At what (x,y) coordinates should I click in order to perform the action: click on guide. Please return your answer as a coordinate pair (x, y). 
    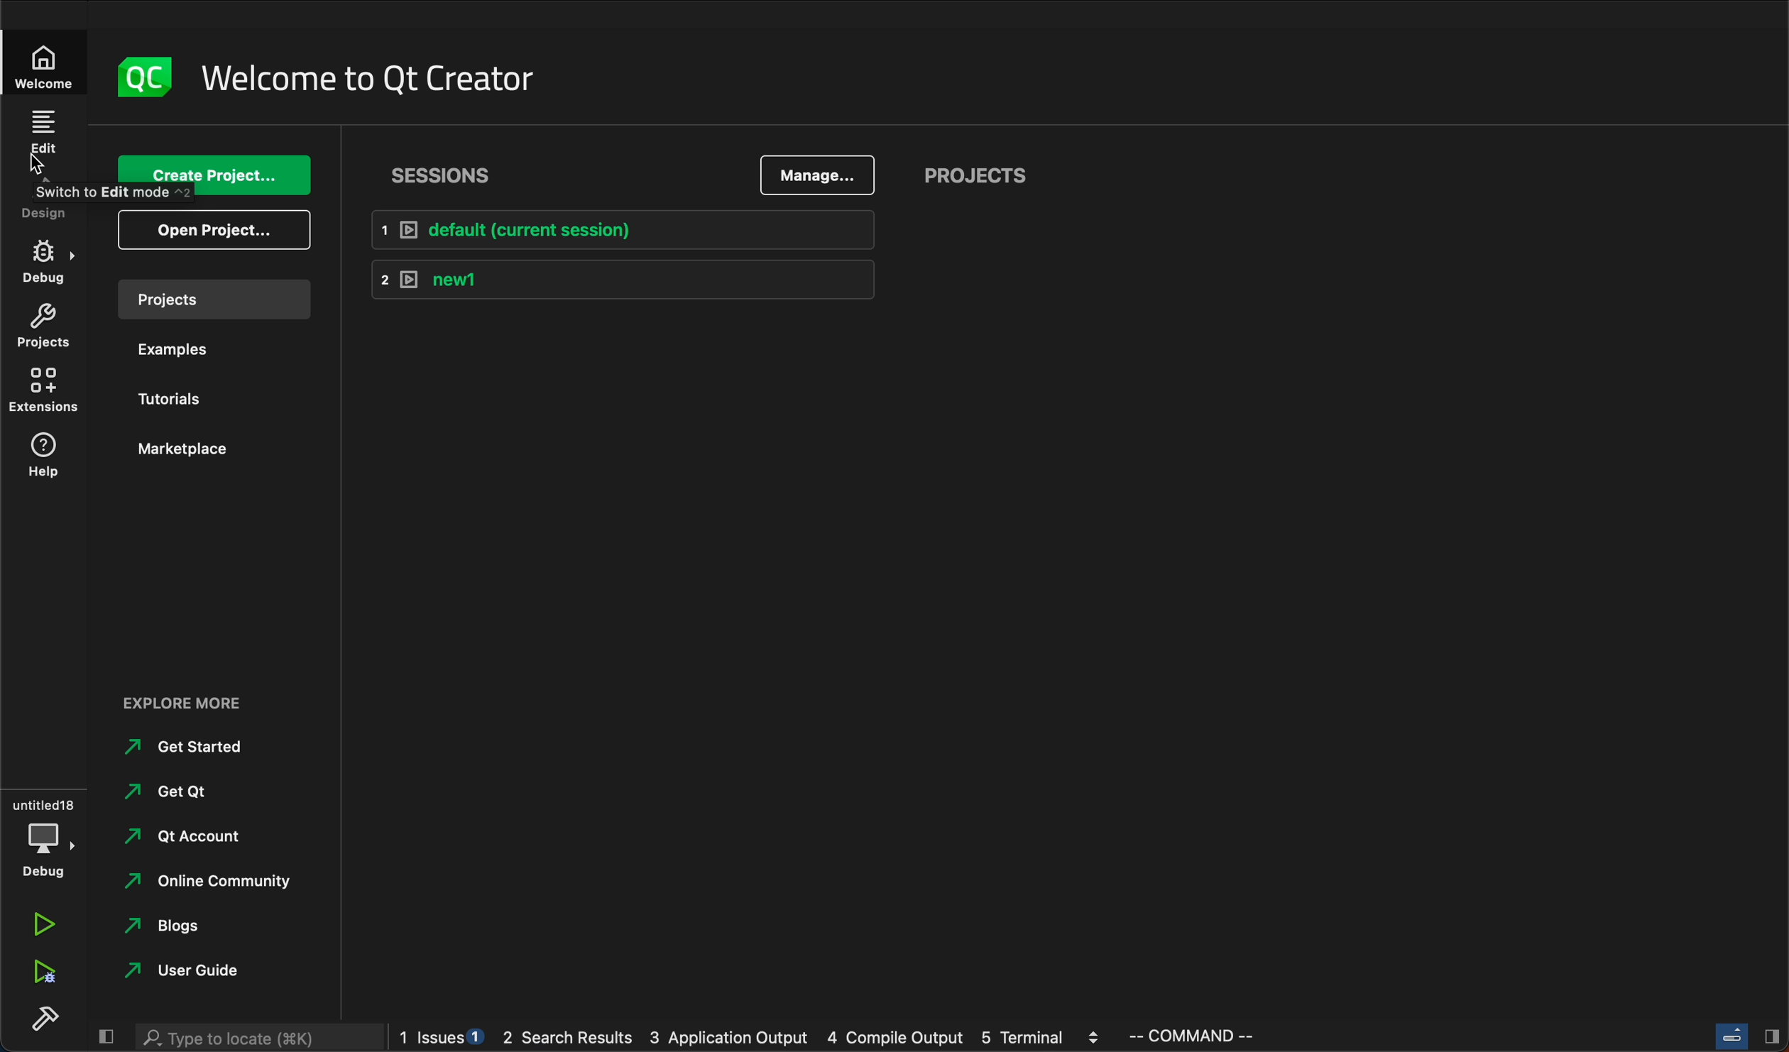
    Looking at the image, I should click on (192, 972).